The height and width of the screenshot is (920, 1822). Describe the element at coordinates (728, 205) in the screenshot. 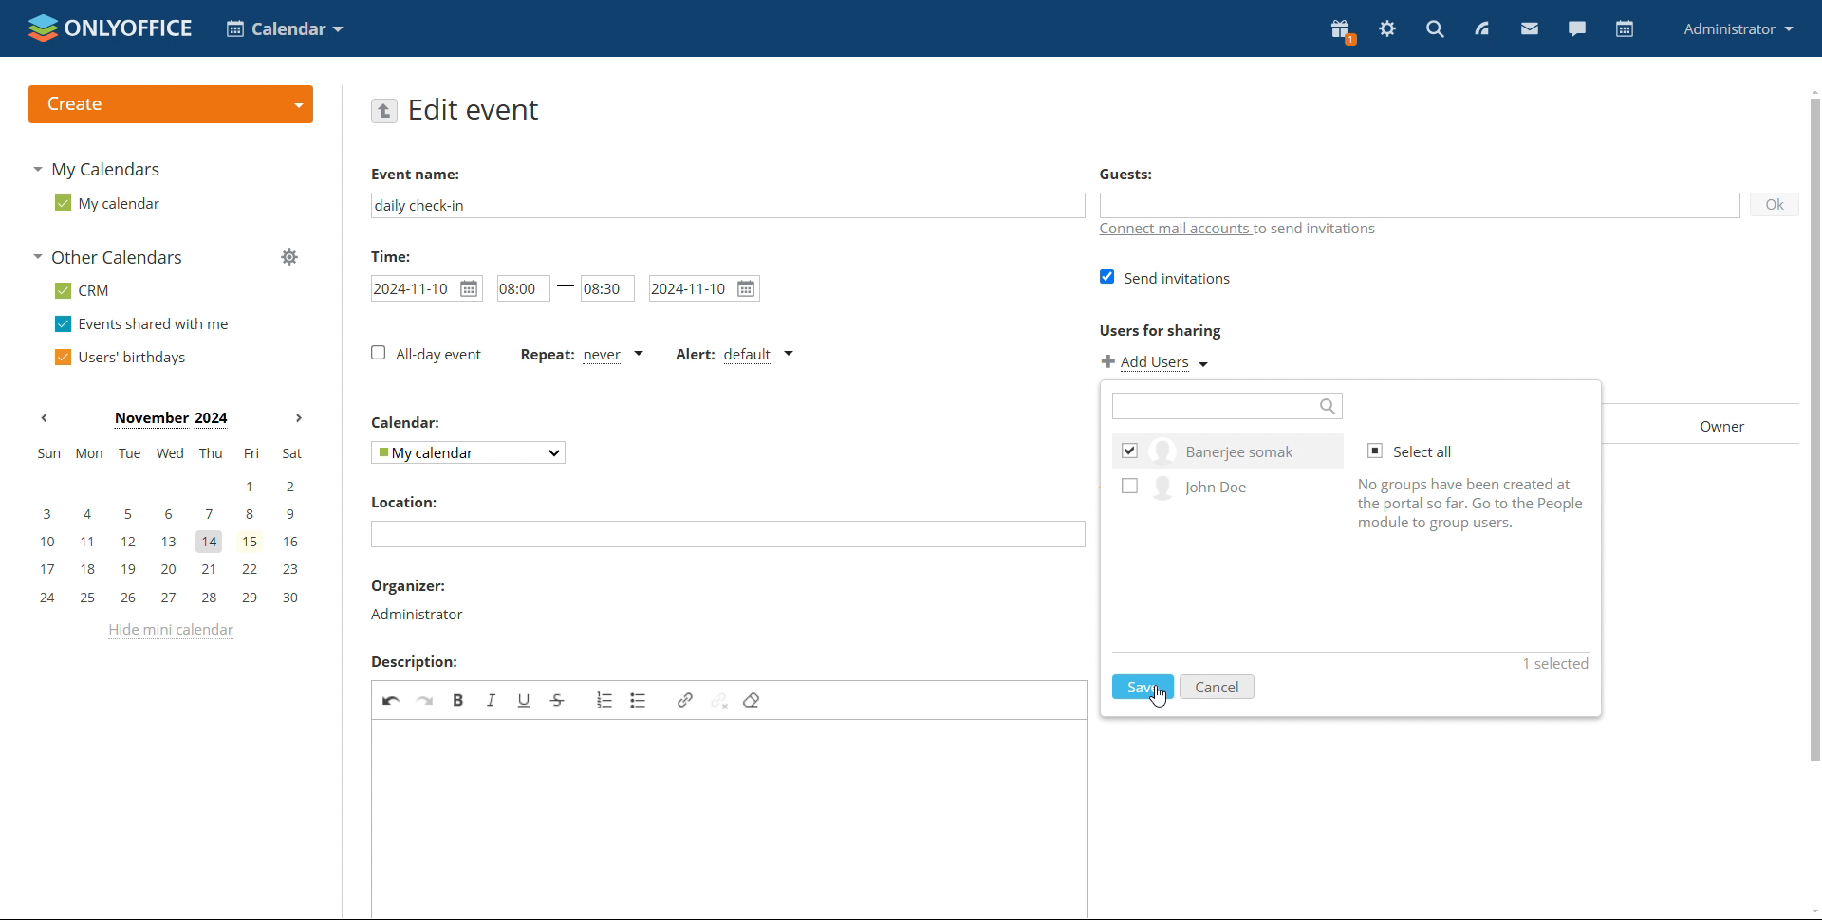

I see `add event name` at that location.